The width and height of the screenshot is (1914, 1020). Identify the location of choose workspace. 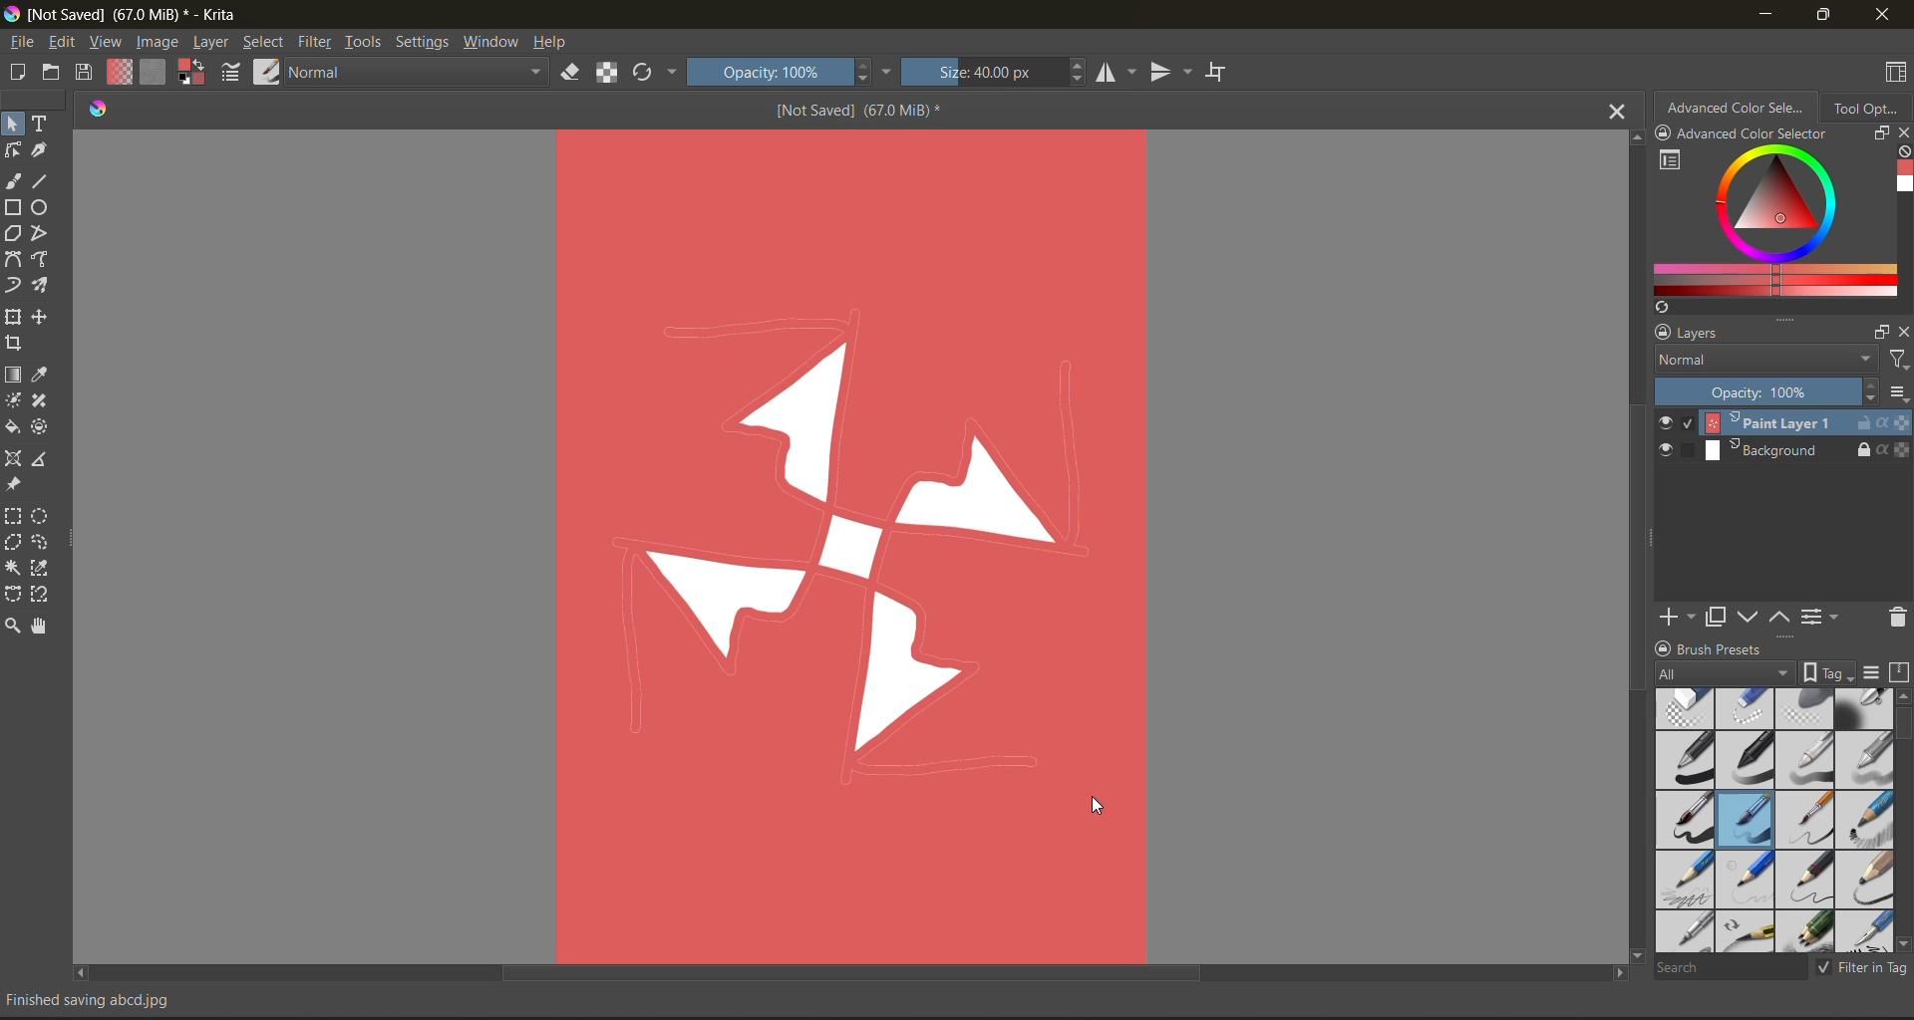
(1898, 72).